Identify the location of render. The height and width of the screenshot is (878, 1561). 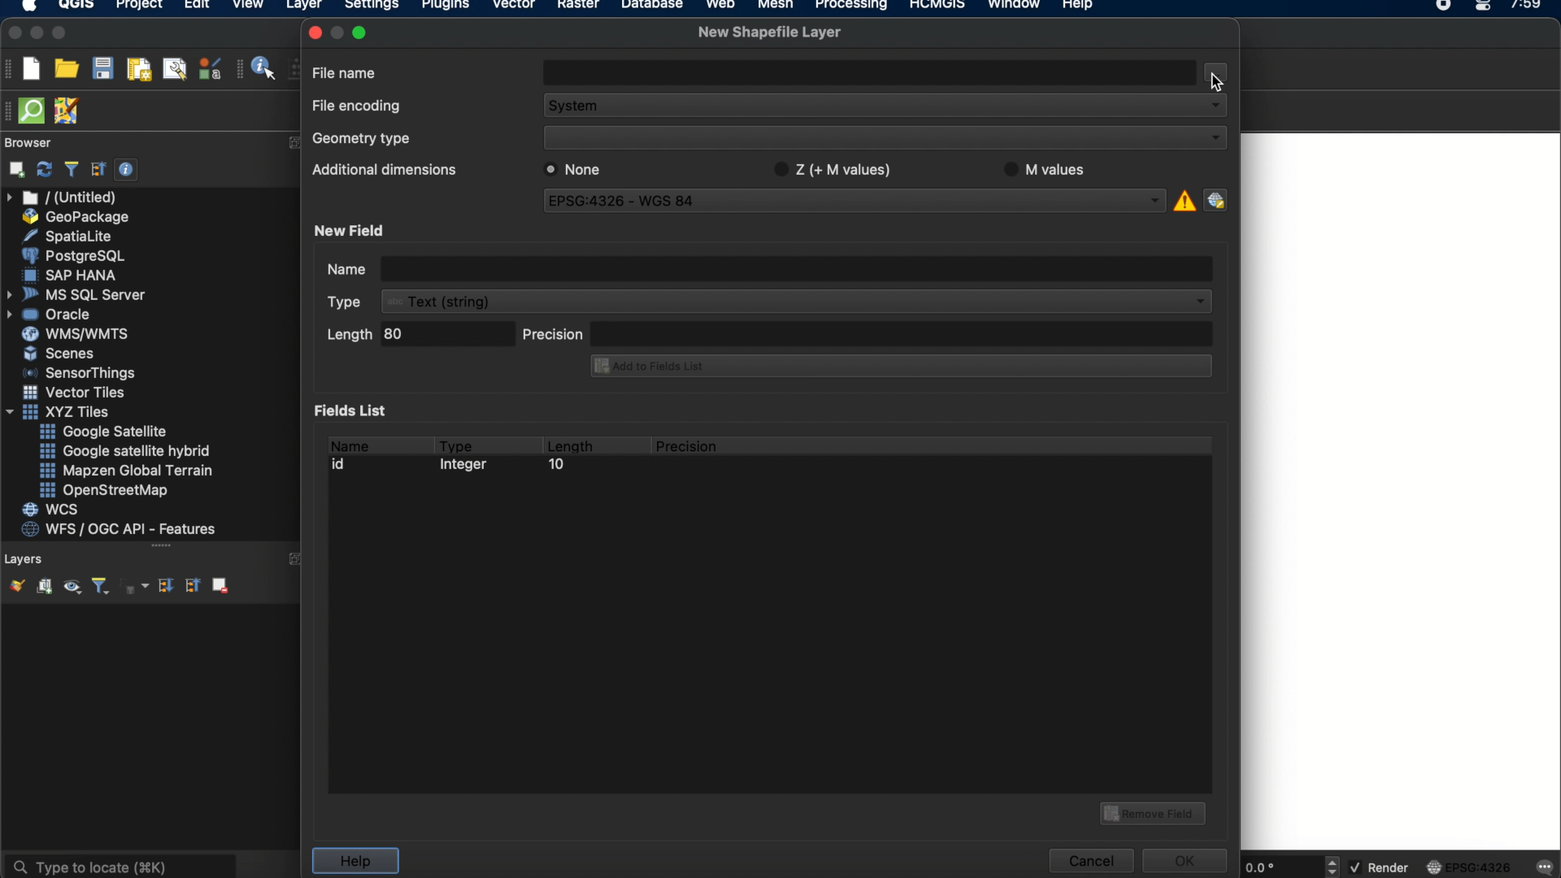
(1381, 868).